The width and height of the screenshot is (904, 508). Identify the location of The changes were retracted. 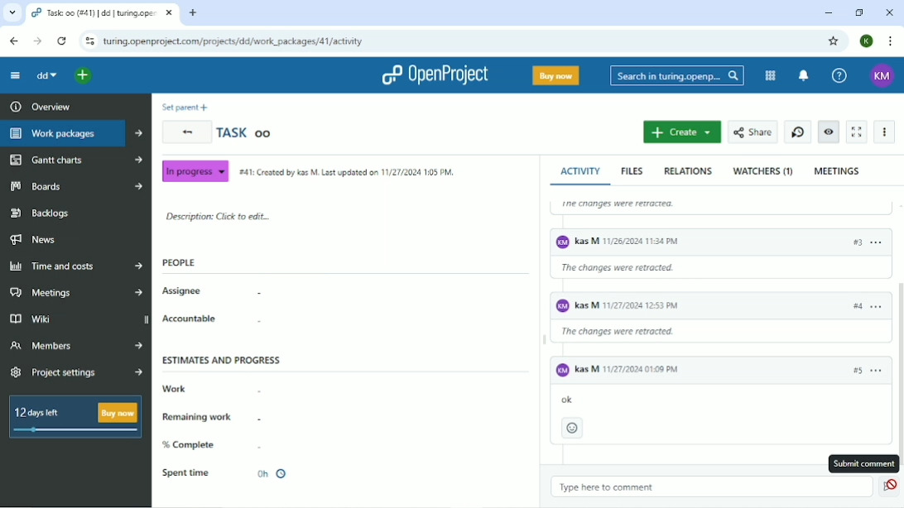
(666, 204).